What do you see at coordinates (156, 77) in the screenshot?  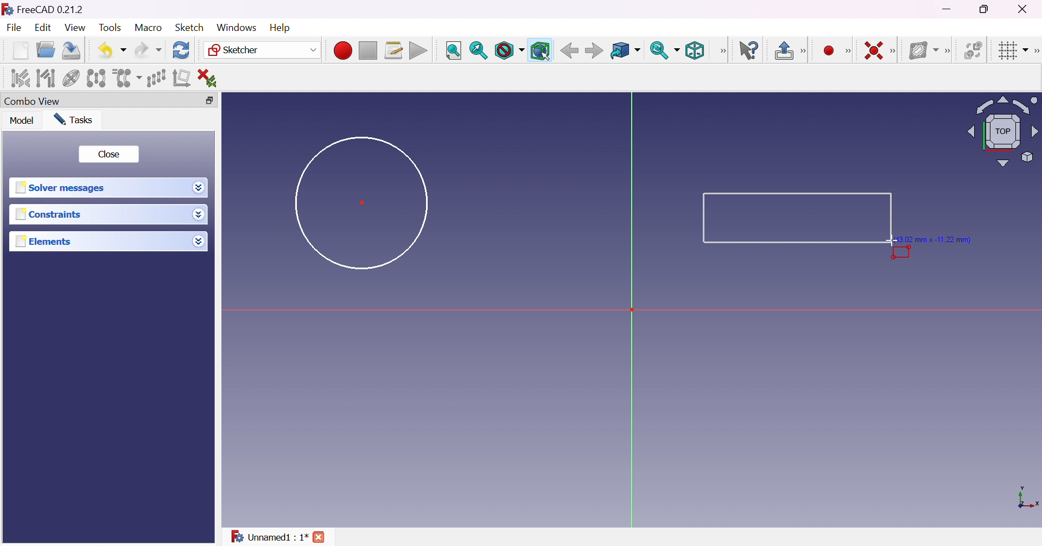 I see `Rectangular array` at bounding box center [156, 77].